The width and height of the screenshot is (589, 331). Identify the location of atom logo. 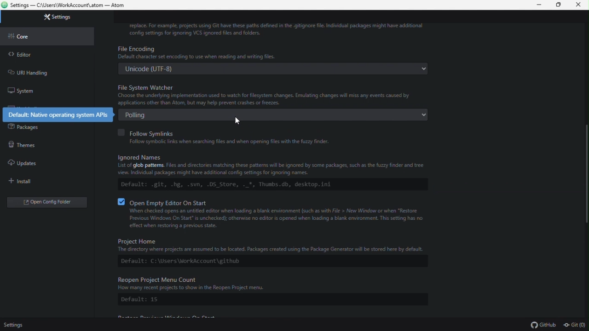
(5, 5).